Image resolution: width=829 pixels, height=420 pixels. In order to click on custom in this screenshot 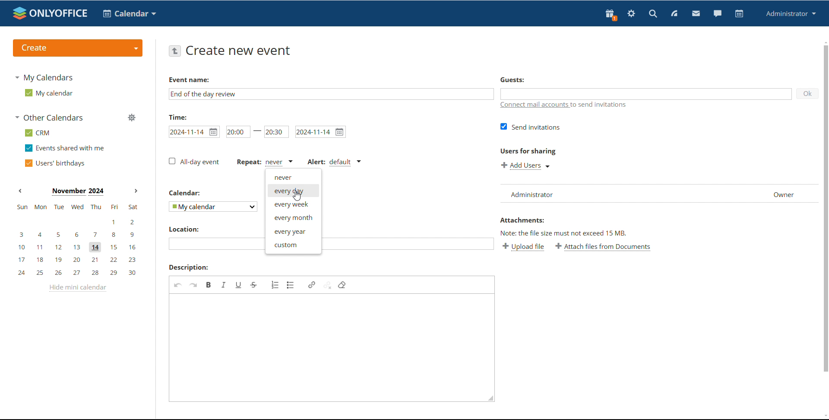, I will do `click(293, 245)`.